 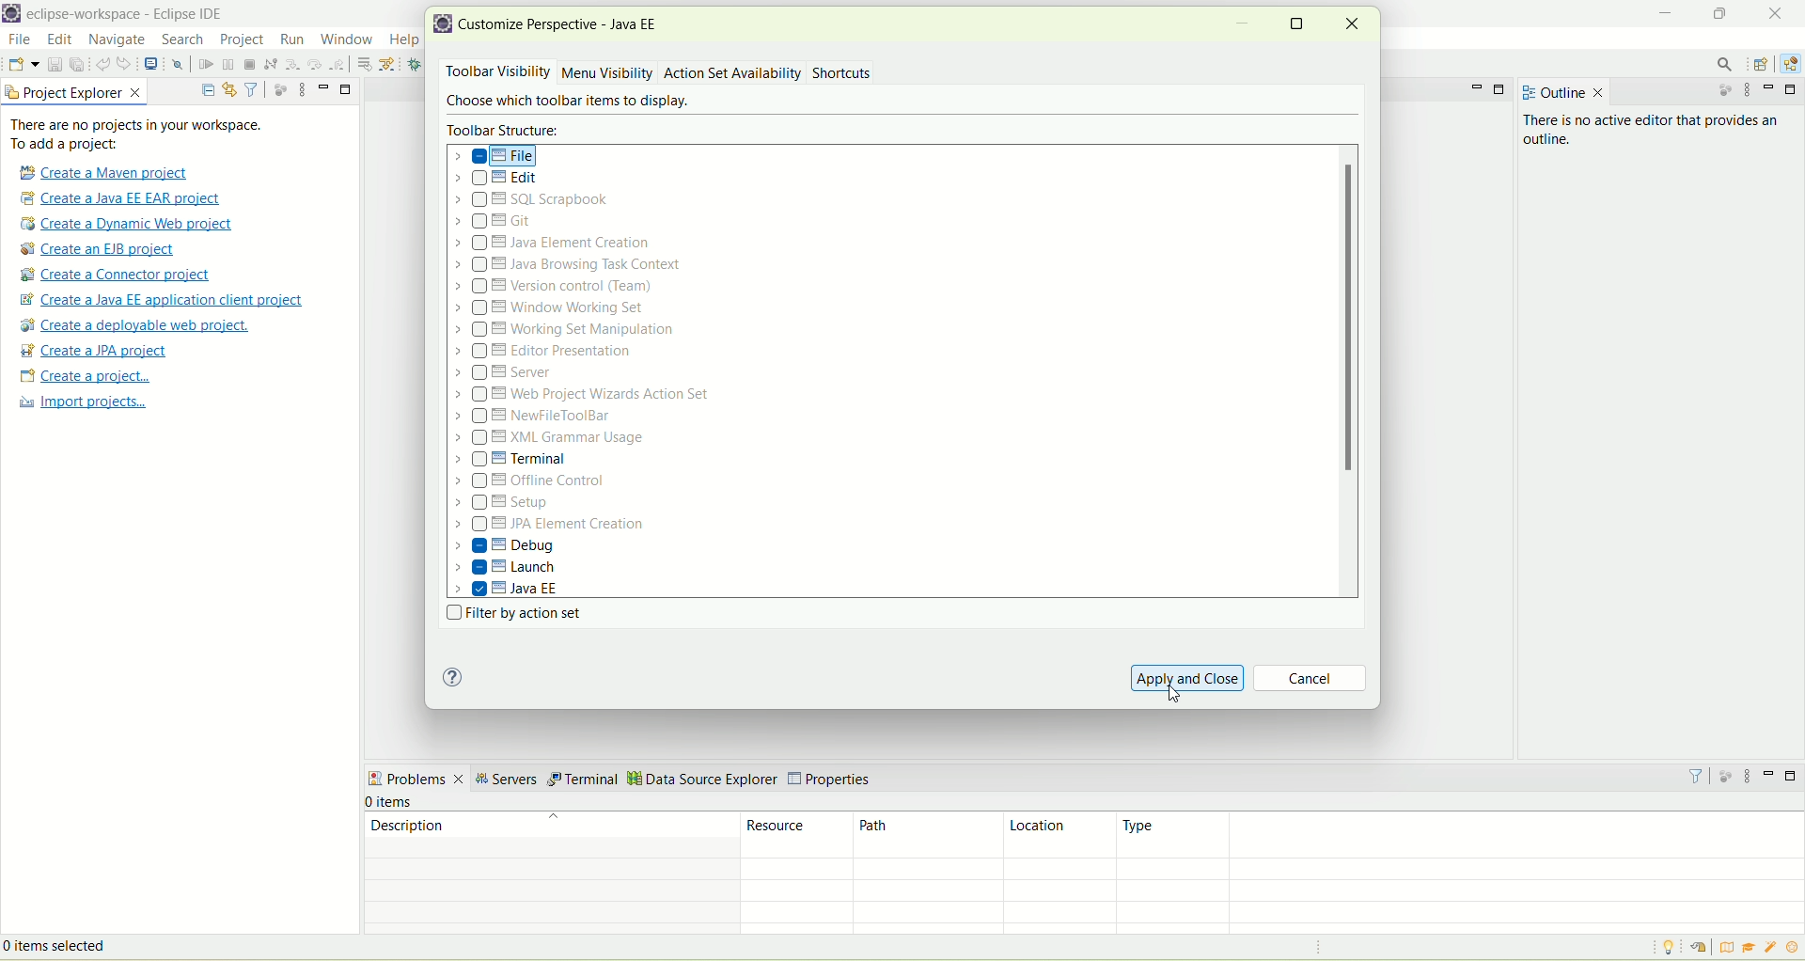 What do you see at coordinates (563, 102) in the screenshot?
I see `toolbar items to display` at bounding box center [563, 102].